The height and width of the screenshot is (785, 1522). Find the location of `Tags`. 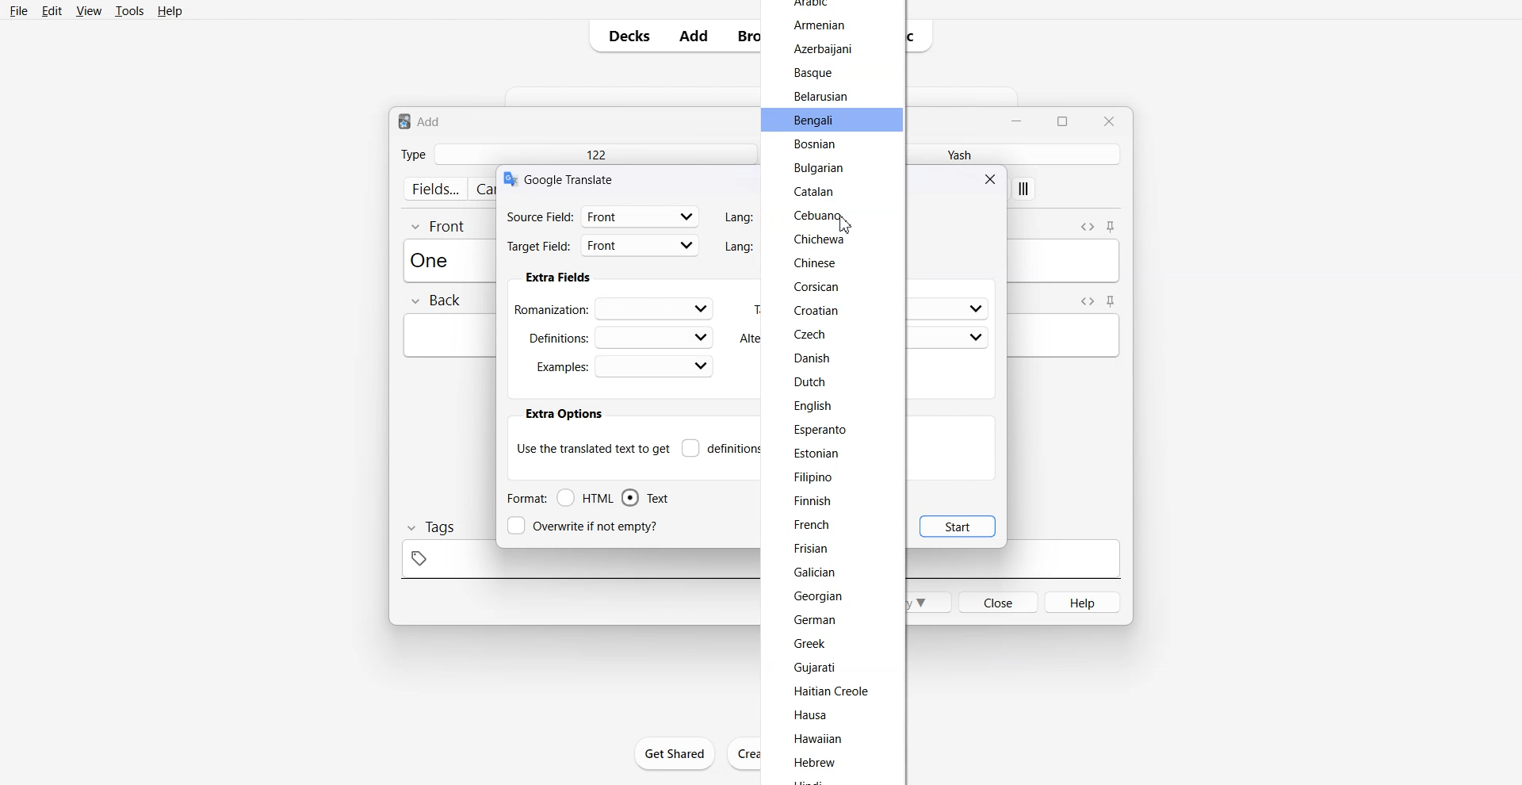

Tags is located at coordinates (430, 527).